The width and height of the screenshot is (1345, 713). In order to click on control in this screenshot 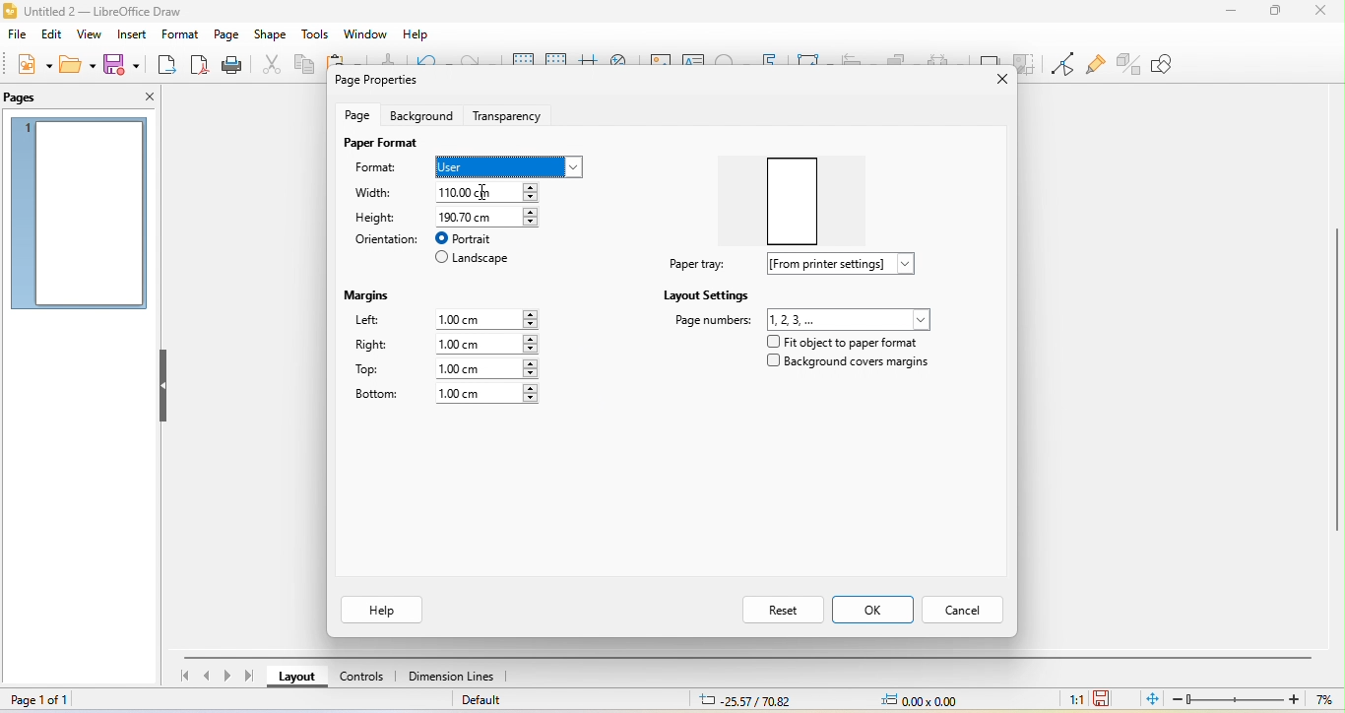, I will do `click(362, 680)`.